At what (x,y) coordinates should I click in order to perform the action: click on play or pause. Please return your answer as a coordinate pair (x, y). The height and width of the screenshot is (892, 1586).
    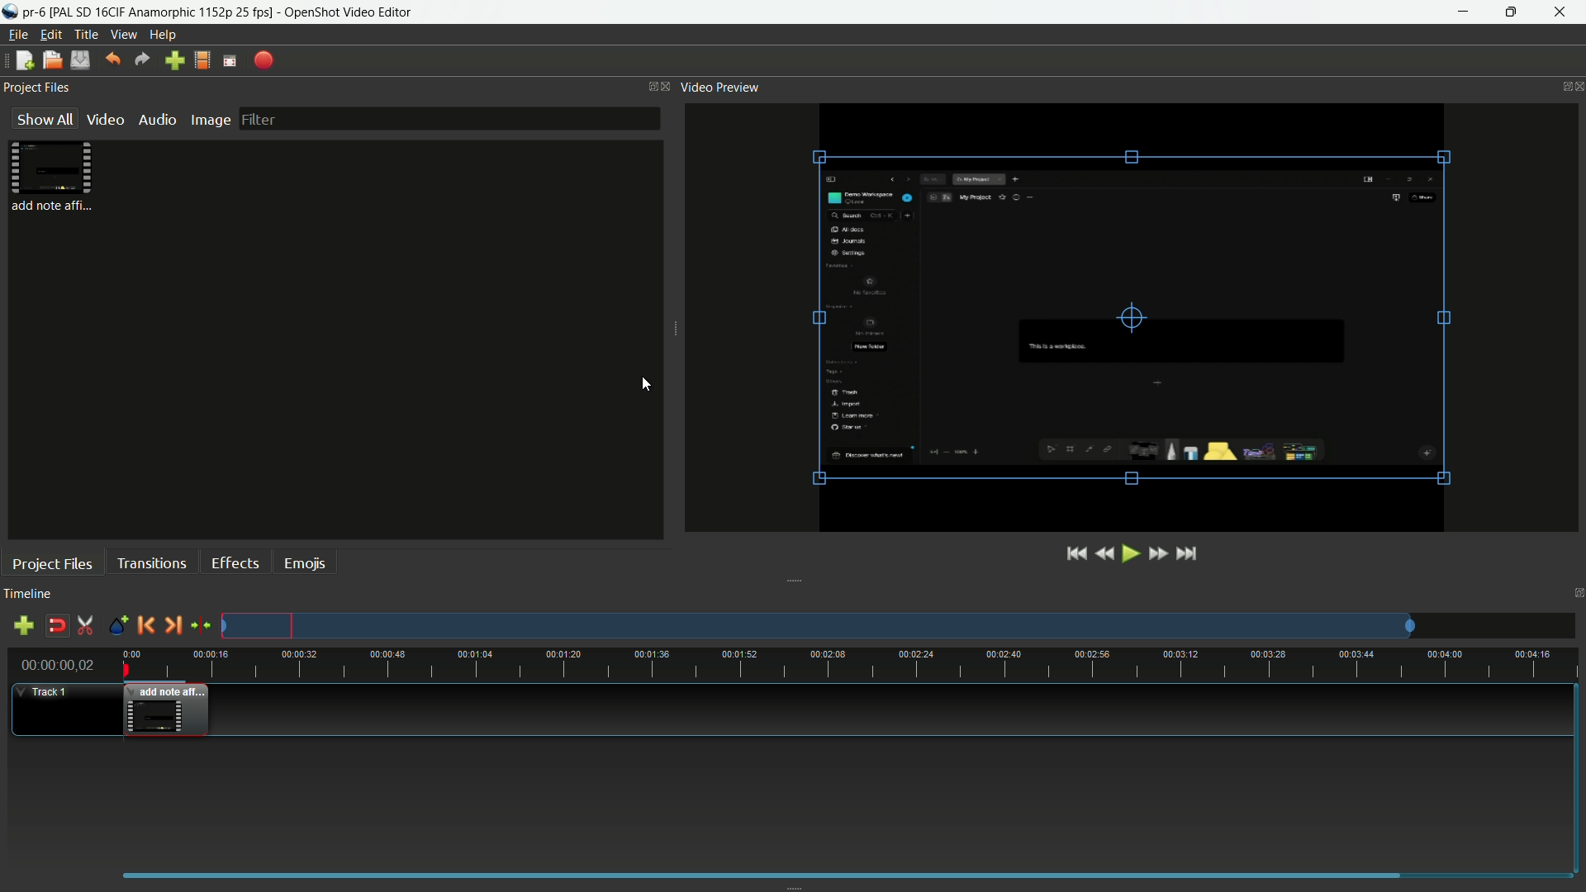
    Looking at the image, I should click on (1128, 553).